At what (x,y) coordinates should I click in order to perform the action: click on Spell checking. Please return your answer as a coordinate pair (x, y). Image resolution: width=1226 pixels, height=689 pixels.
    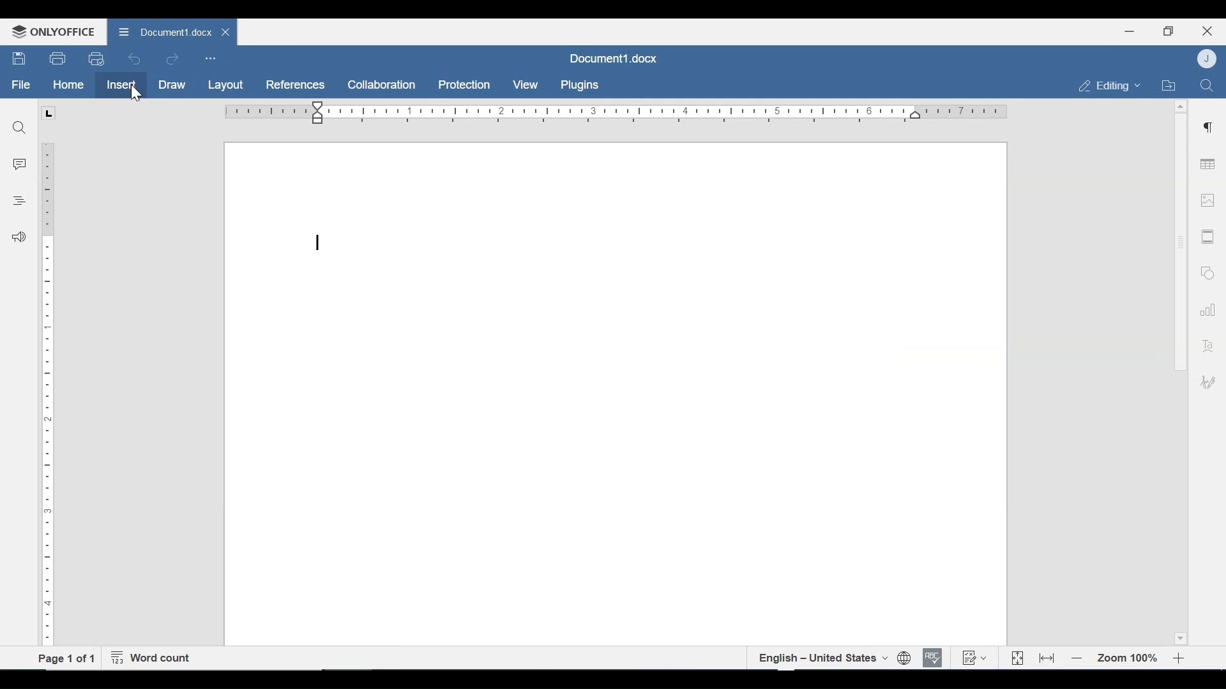
    Looking at the image, I should click on (933, 658).